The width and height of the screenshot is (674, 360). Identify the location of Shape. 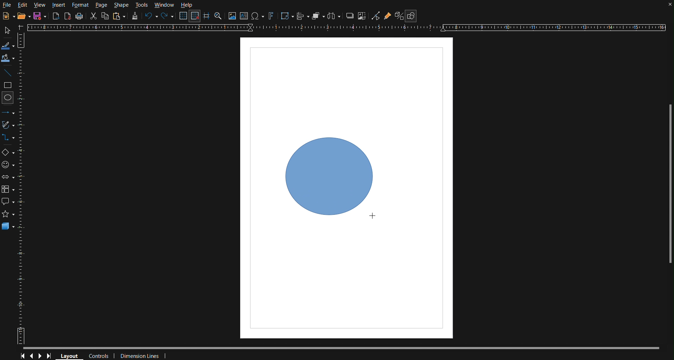
(121, 5).